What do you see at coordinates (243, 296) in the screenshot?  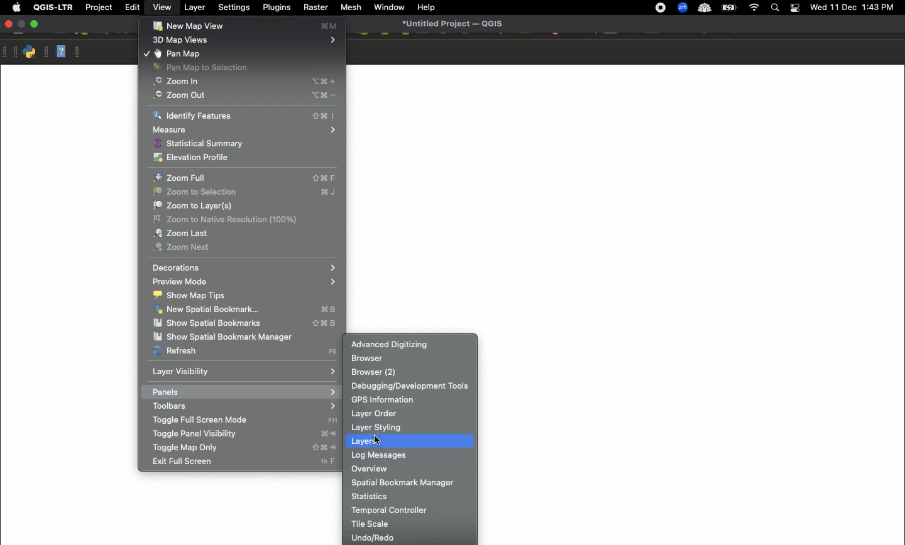 I see `Show map tips` at bounding box center [243, 296].